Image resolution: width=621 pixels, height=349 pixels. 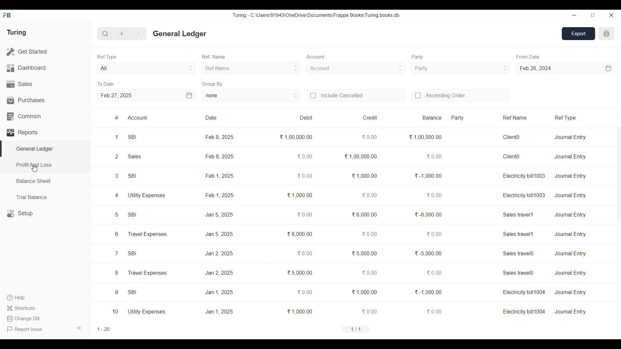 I want to click on Credit, so click(x=359, y=118).